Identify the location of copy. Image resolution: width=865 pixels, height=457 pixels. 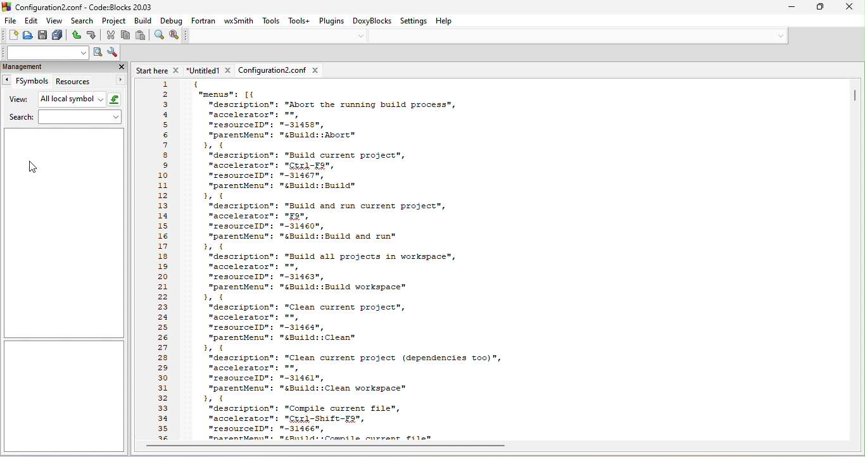
(127, 36).